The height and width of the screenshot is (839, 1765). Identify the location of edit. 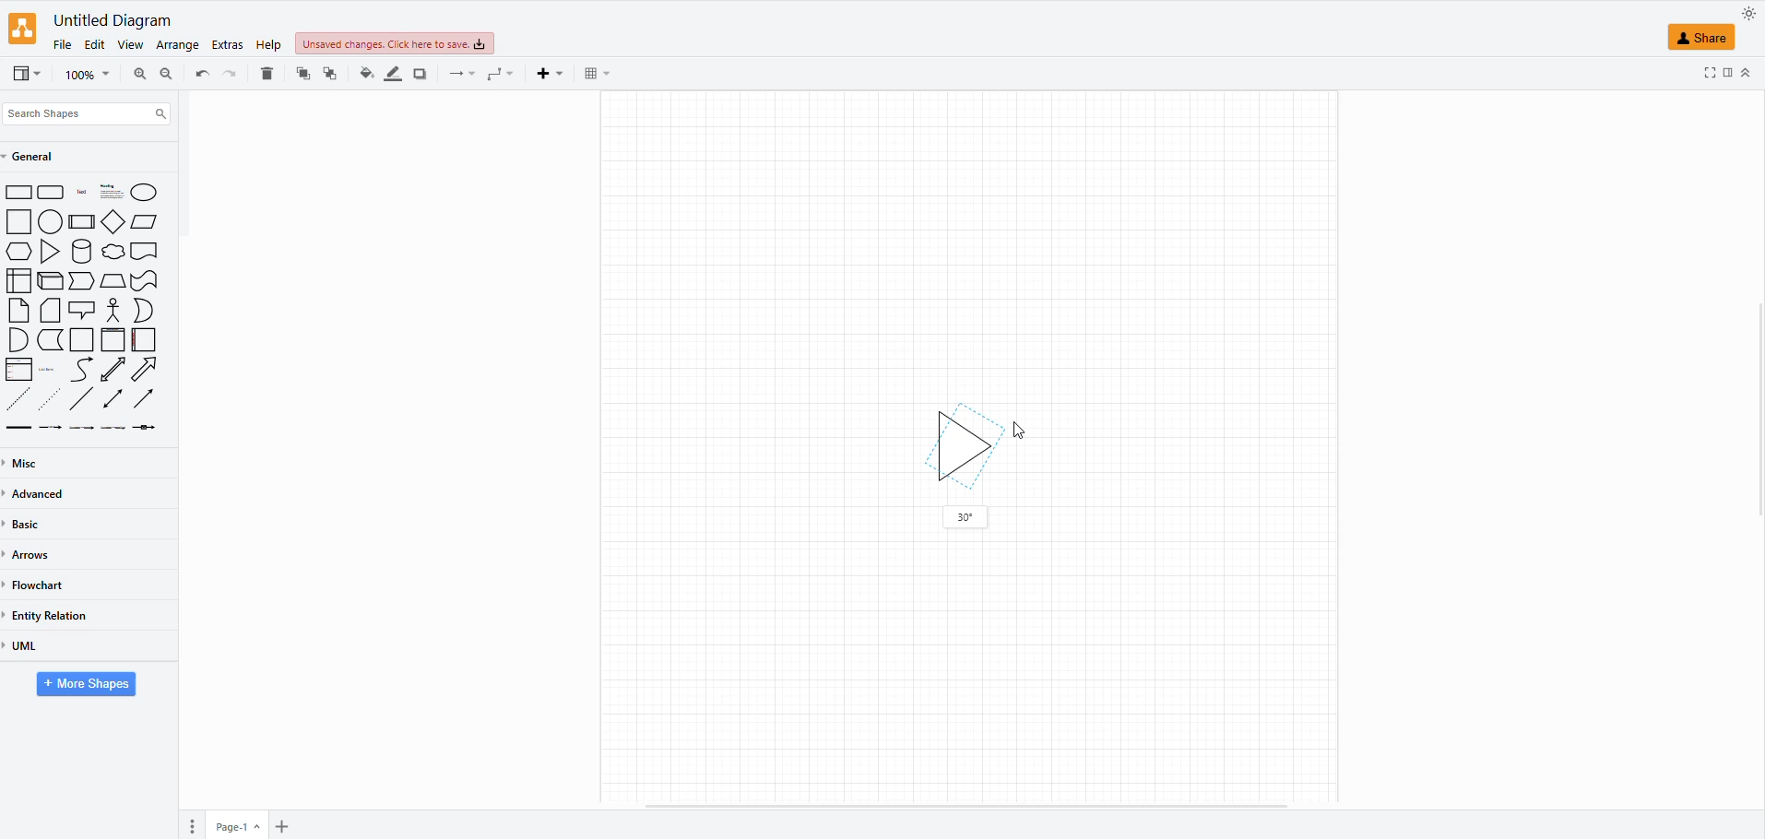
(94, 42).